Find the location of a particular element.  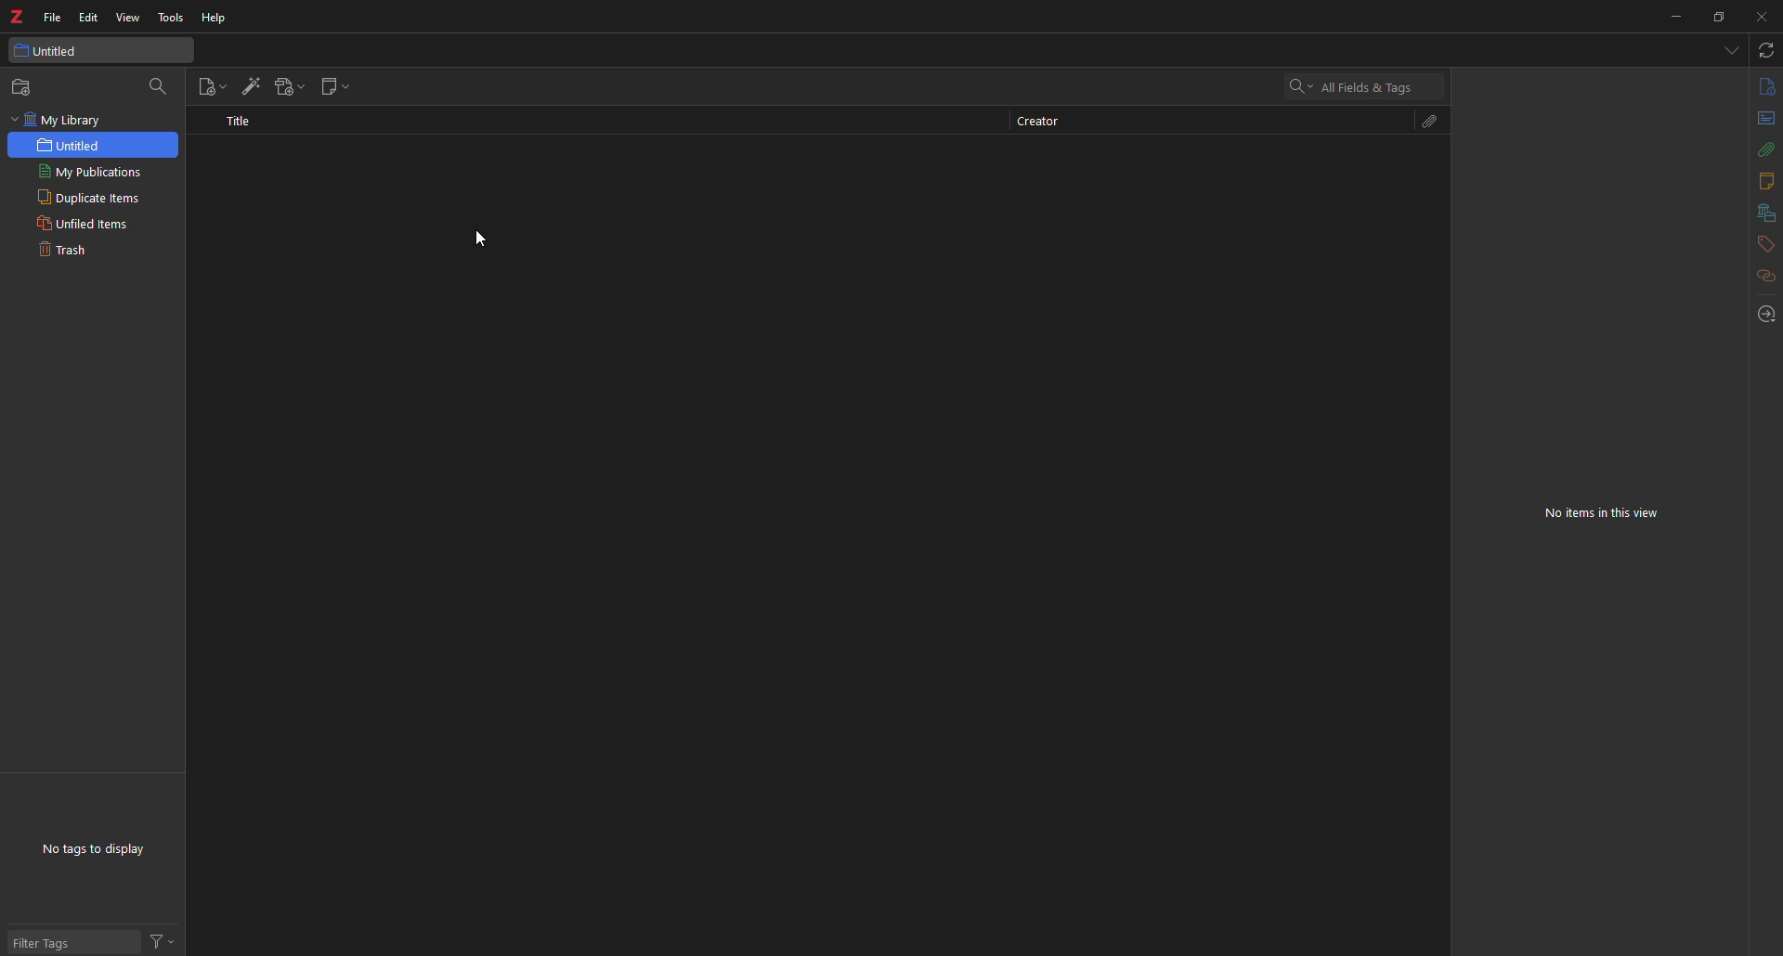

minimize is located at coordinates (1668, 19).